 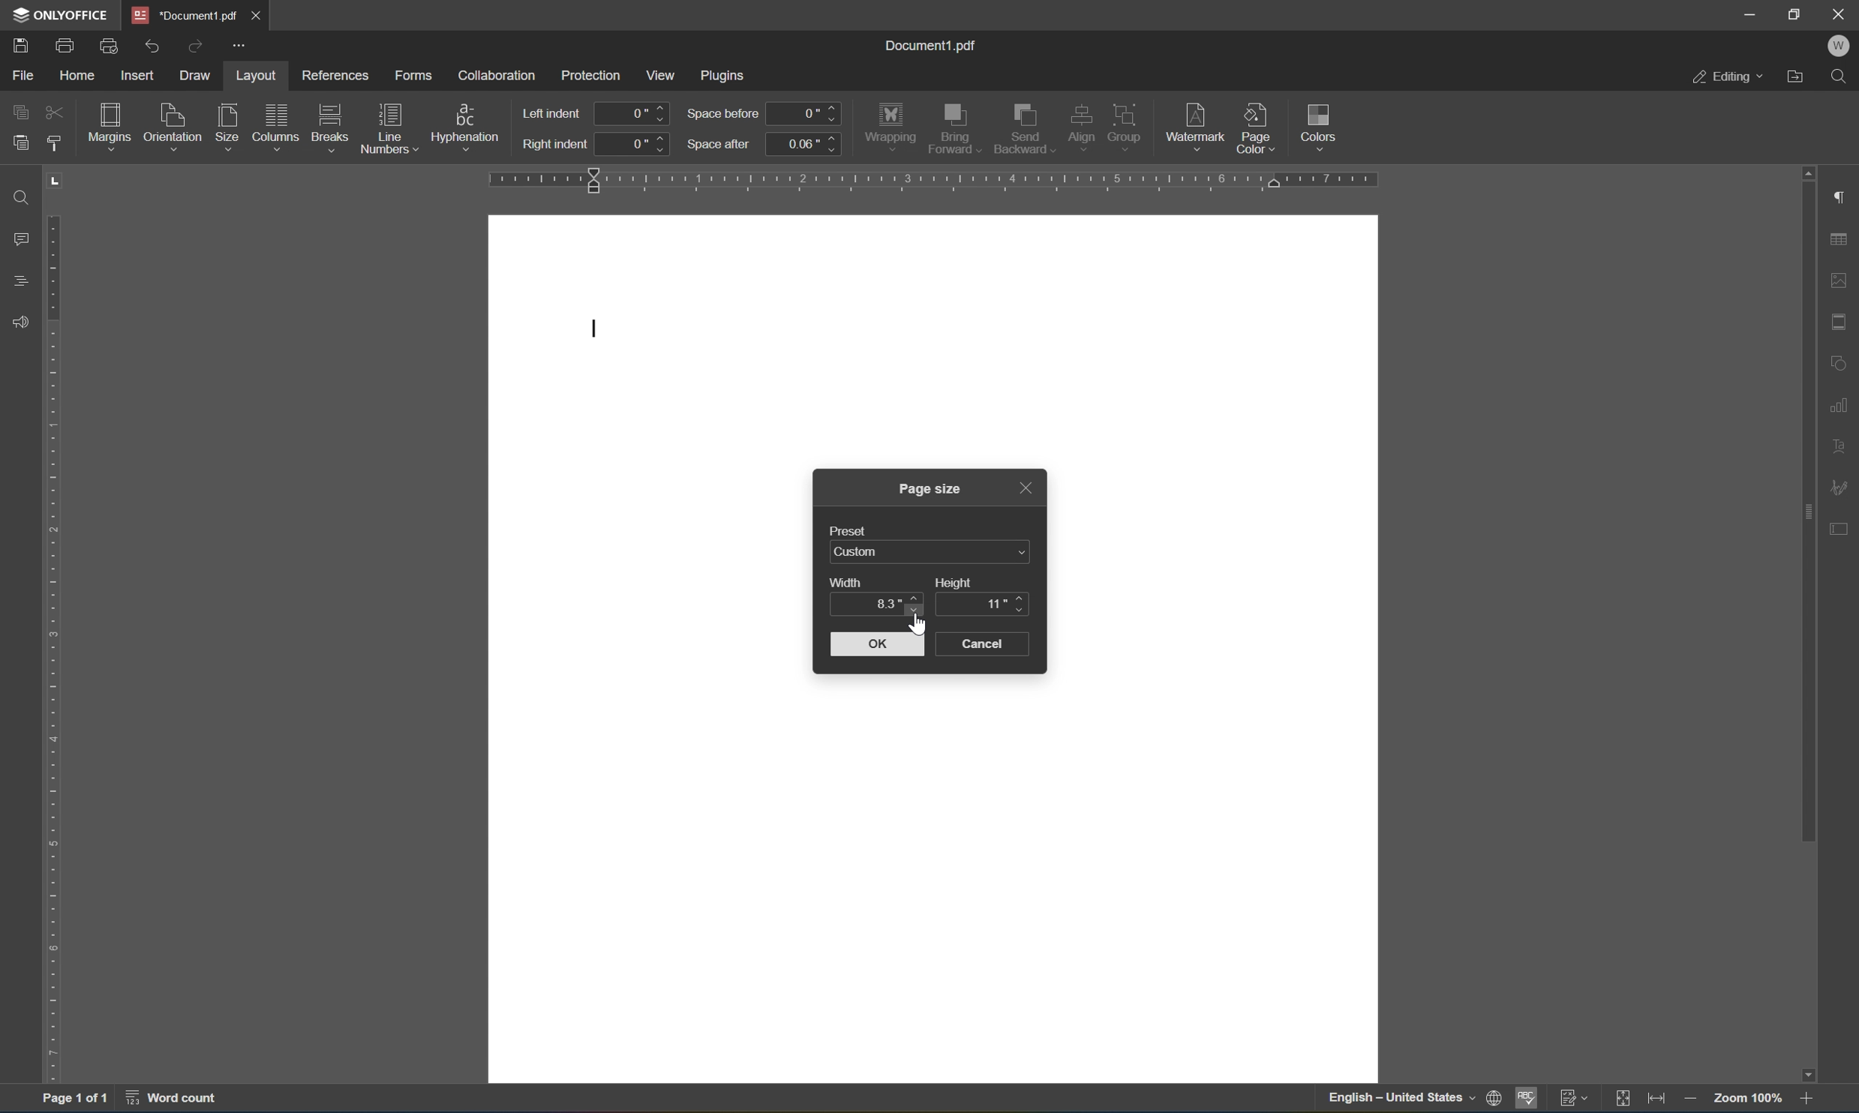 I want to click on editing, so click(x=1727, y=78).